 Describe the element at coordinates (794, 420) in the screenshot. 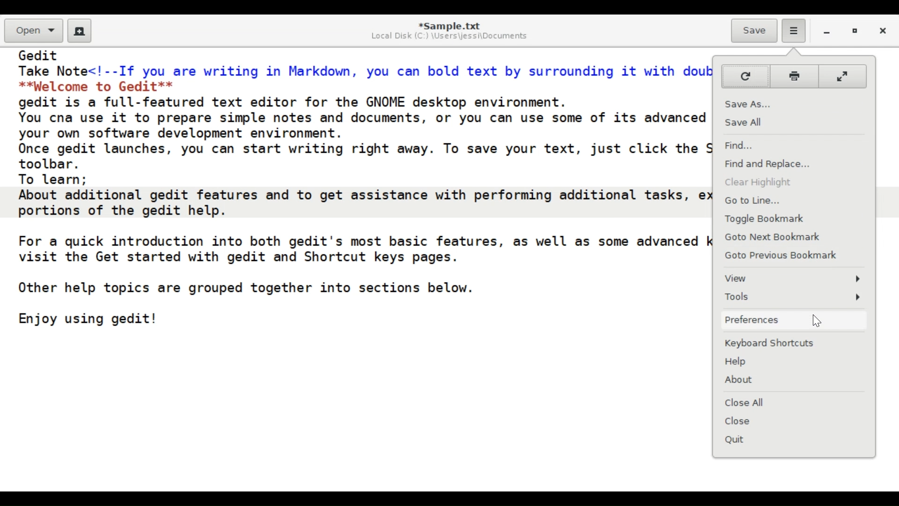

I see `Close` at that location.